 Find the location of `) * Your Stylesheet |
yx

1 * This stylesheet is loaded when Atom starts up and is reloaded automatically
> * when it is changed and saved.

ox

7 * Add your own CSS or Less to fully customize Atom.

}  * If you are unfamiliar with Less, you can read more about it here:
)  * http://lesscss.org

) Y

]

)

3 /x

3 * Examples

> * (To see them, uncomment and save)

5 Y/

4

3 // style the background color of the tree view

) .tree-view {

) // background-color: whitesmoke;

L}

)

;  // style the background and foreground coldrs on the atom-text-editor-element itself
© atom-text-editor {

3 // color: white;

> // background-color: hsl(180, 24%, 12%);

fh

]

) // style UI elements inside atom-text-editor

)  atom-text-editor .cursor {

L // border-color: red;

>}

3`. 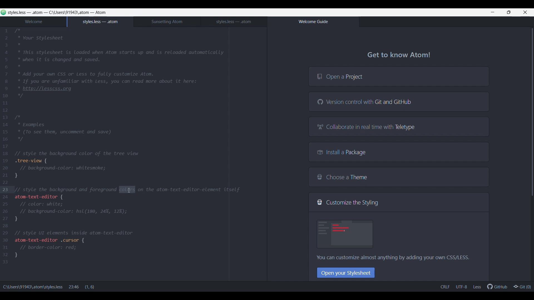

) * Your Stylesheet |
yx

1 * This stylesheet is loaded when Atom starts up and is reloaded automatically
> * when it is changed and saved.

ox

7 * Add your own CSS or Less to fully customize Atom.

}  * If you are unfamiliar with Less, you can read more about it here:
)  * http://lesscss.org

) Y

]

)

3 /x

3 * Examples

> * (To see them, uncomment and save)

5 Y/

4

3 // style the background color of the tree view

) .tree-view {

) // background-color: whitesmoke;

L}

)

;  // style the background and foreground coldrs on the atom-text-editor-element itself
© atom-text-editor {

3 // color: white;

> // background-color: hsl(180, 24%, 12%);

fh

]

) // style UI elements inside atom-text-editor

)  atom-text-editor .cursor {

L // border-color: red;

>}

3 is located at coordinates (130, 147).